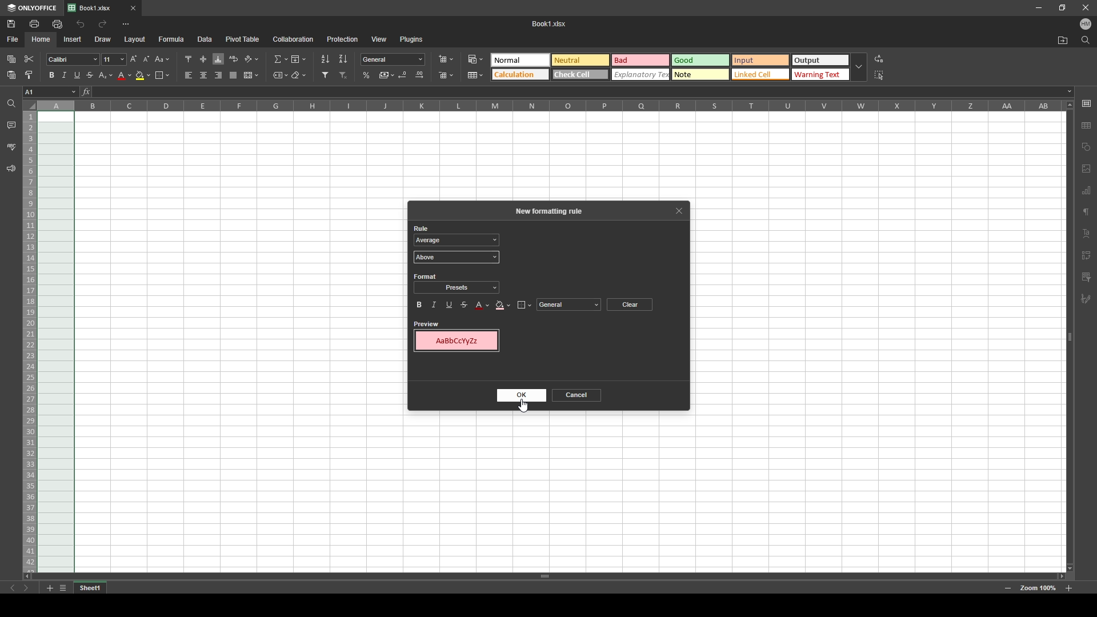 The image size is (1097, 617). I want to click on zoom out, so click(1008, 589).